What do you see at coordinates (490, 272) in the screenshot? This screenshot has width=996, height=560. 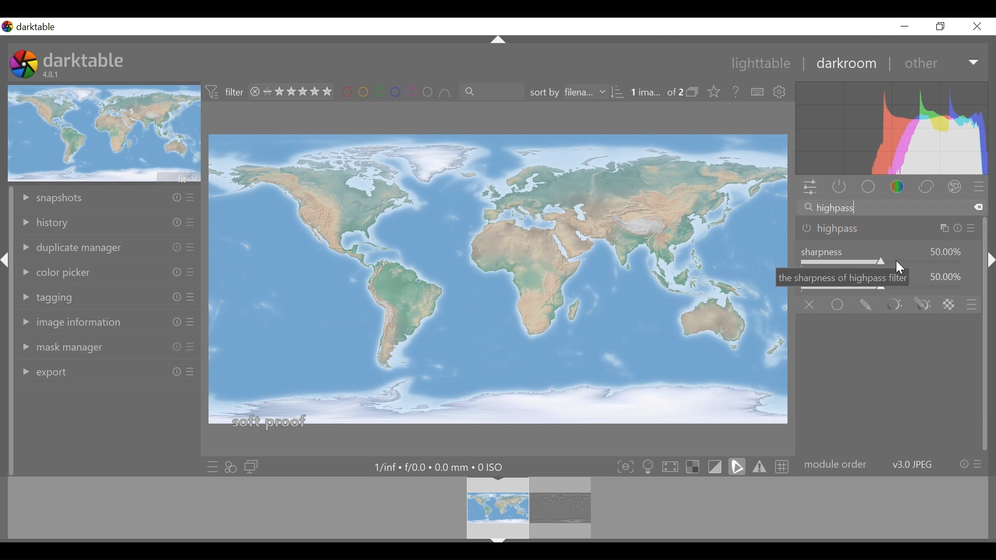 I see `Image` at bounding box center [490, 272].